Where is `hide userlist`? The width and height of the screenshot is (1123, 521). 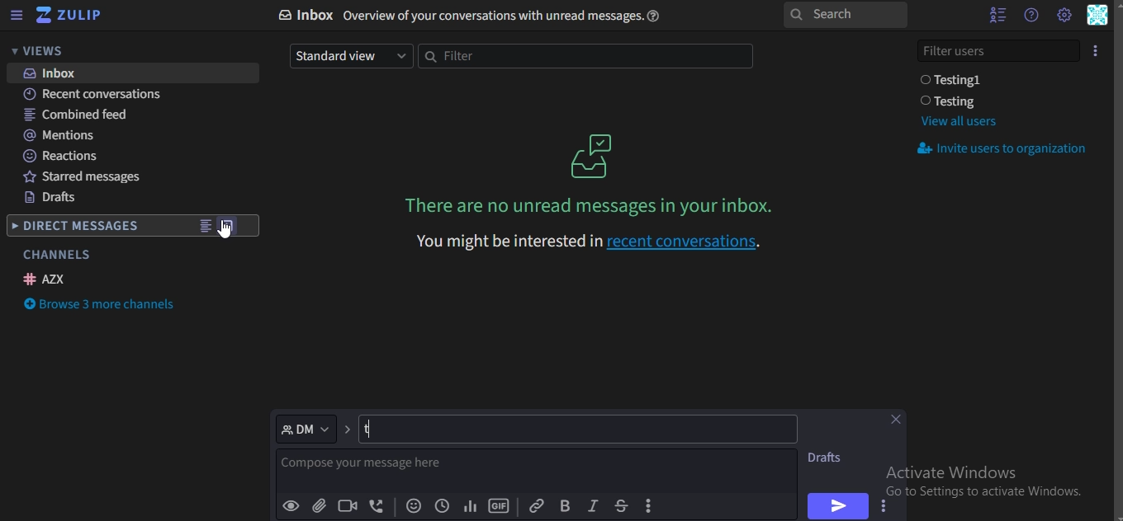
hide userlist is located at coordinates (993, 15).